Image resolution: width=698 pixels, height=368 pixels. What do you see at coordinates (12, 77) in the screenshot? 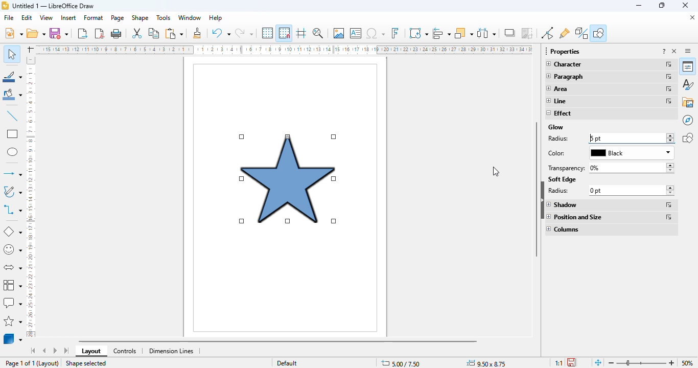
I see `line color` at bounding box center [12, 77].